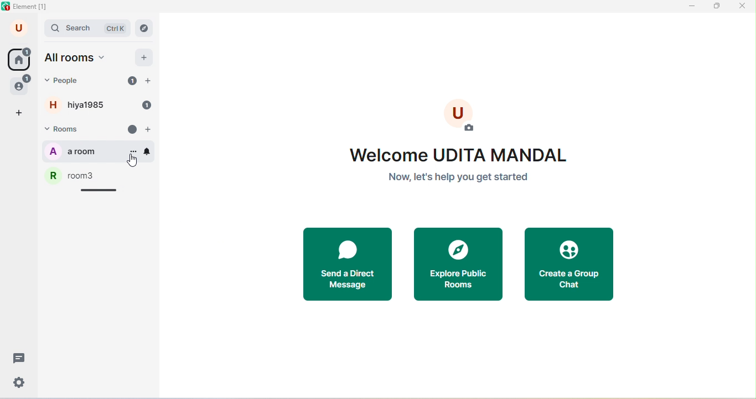 Image resolution: width=756 pixels, height=399 pixels. Describe the element at coordinates (148, 81) in the screenshot. I see `add people` at that location.